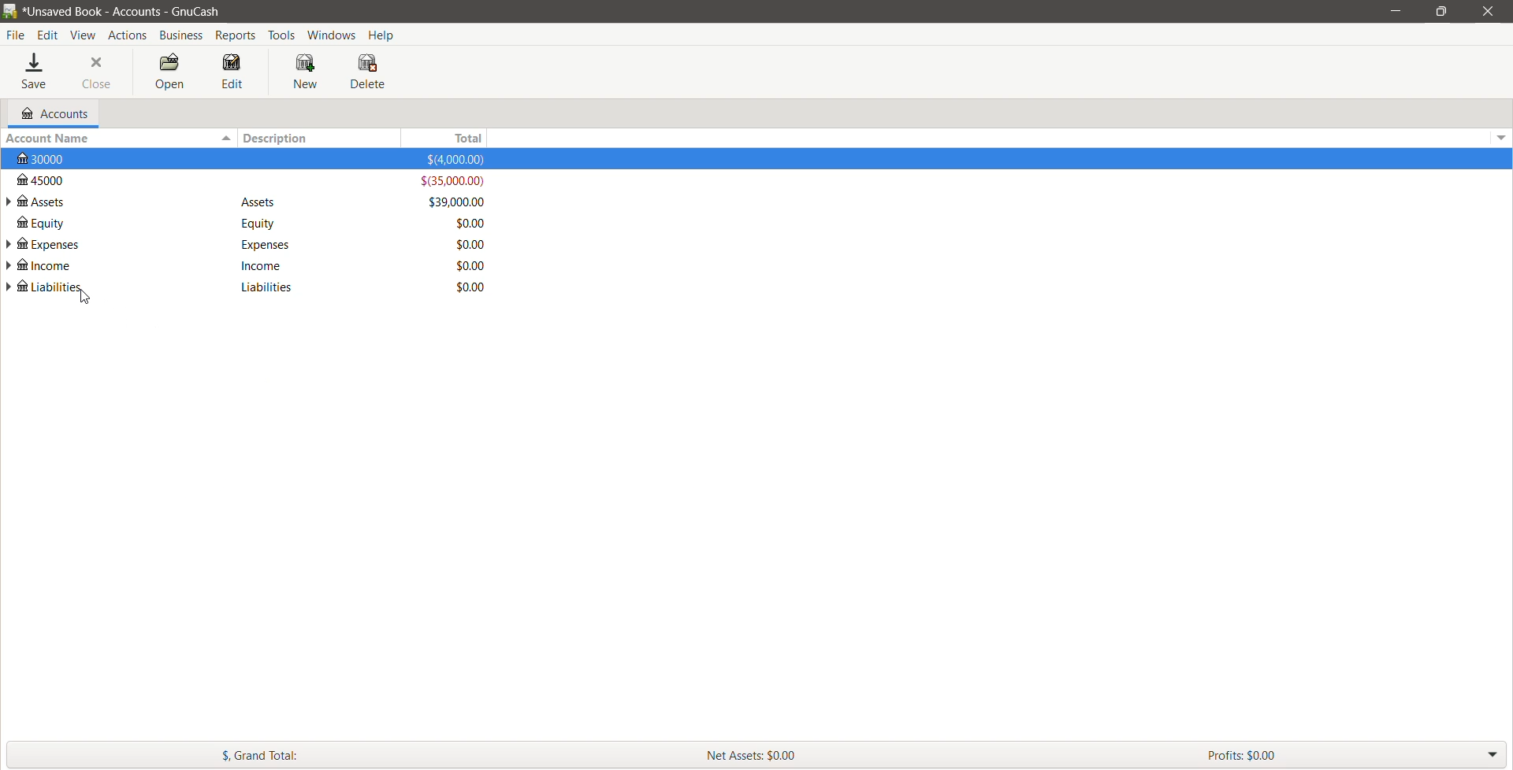 The image size is (1513, 770). I want to click on Help, so click(384, 34).